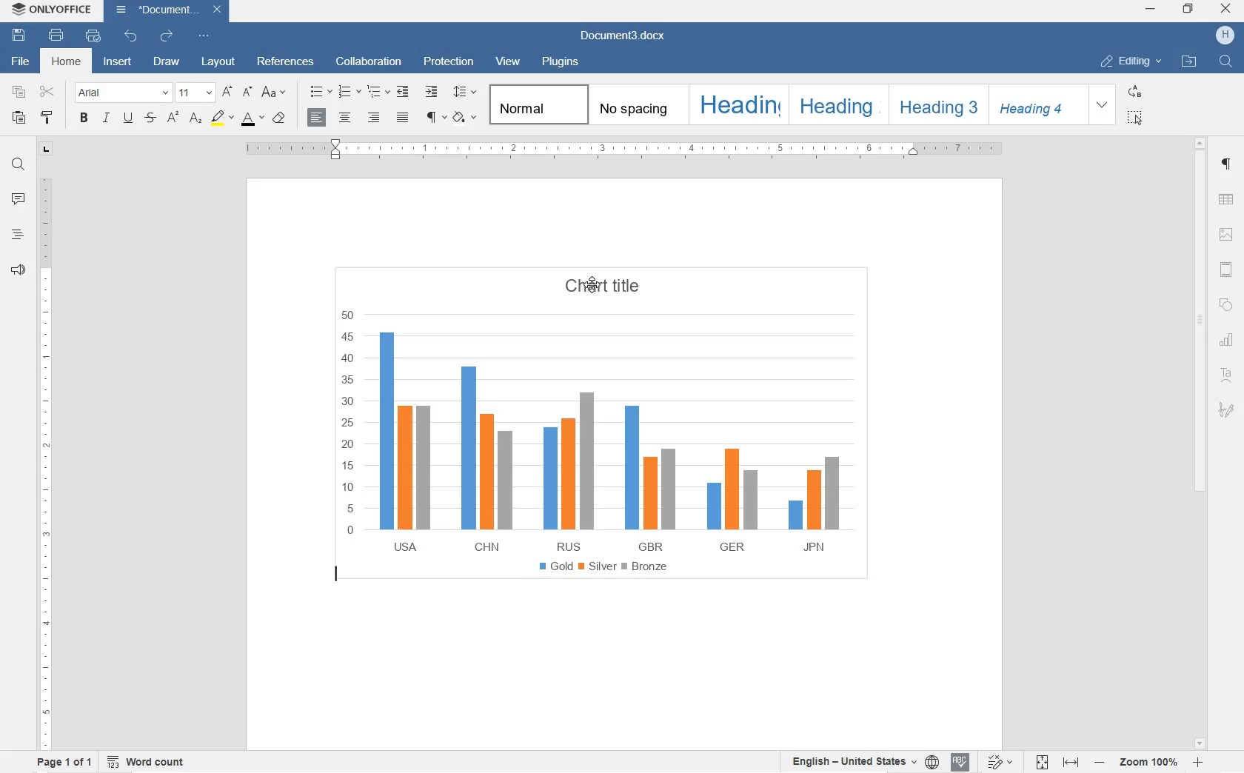 This screenshot has height=773, width=1244. I want to click on PAGE 1 OF 1, so click(66, 763).